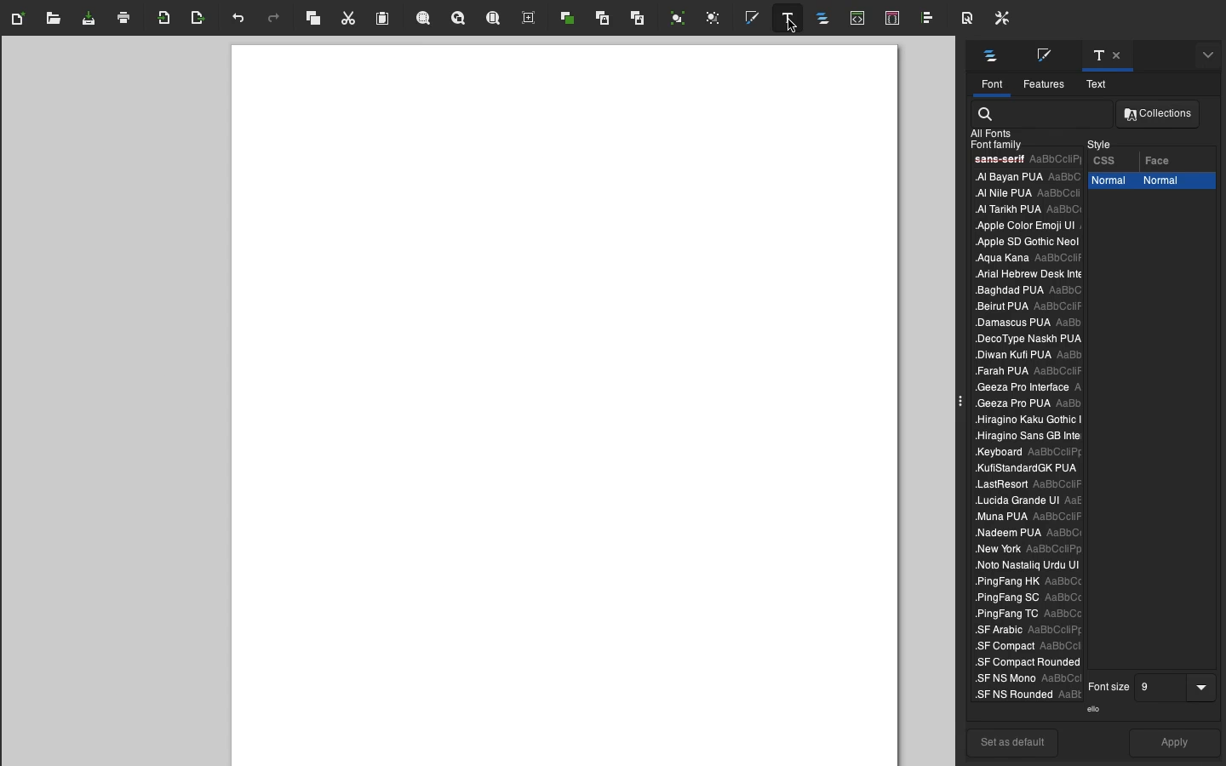 The image size is (1226, 766). Describe the element at coordinates (1028, 370) in the screenshot. I see `.Farah PUA` at that location.